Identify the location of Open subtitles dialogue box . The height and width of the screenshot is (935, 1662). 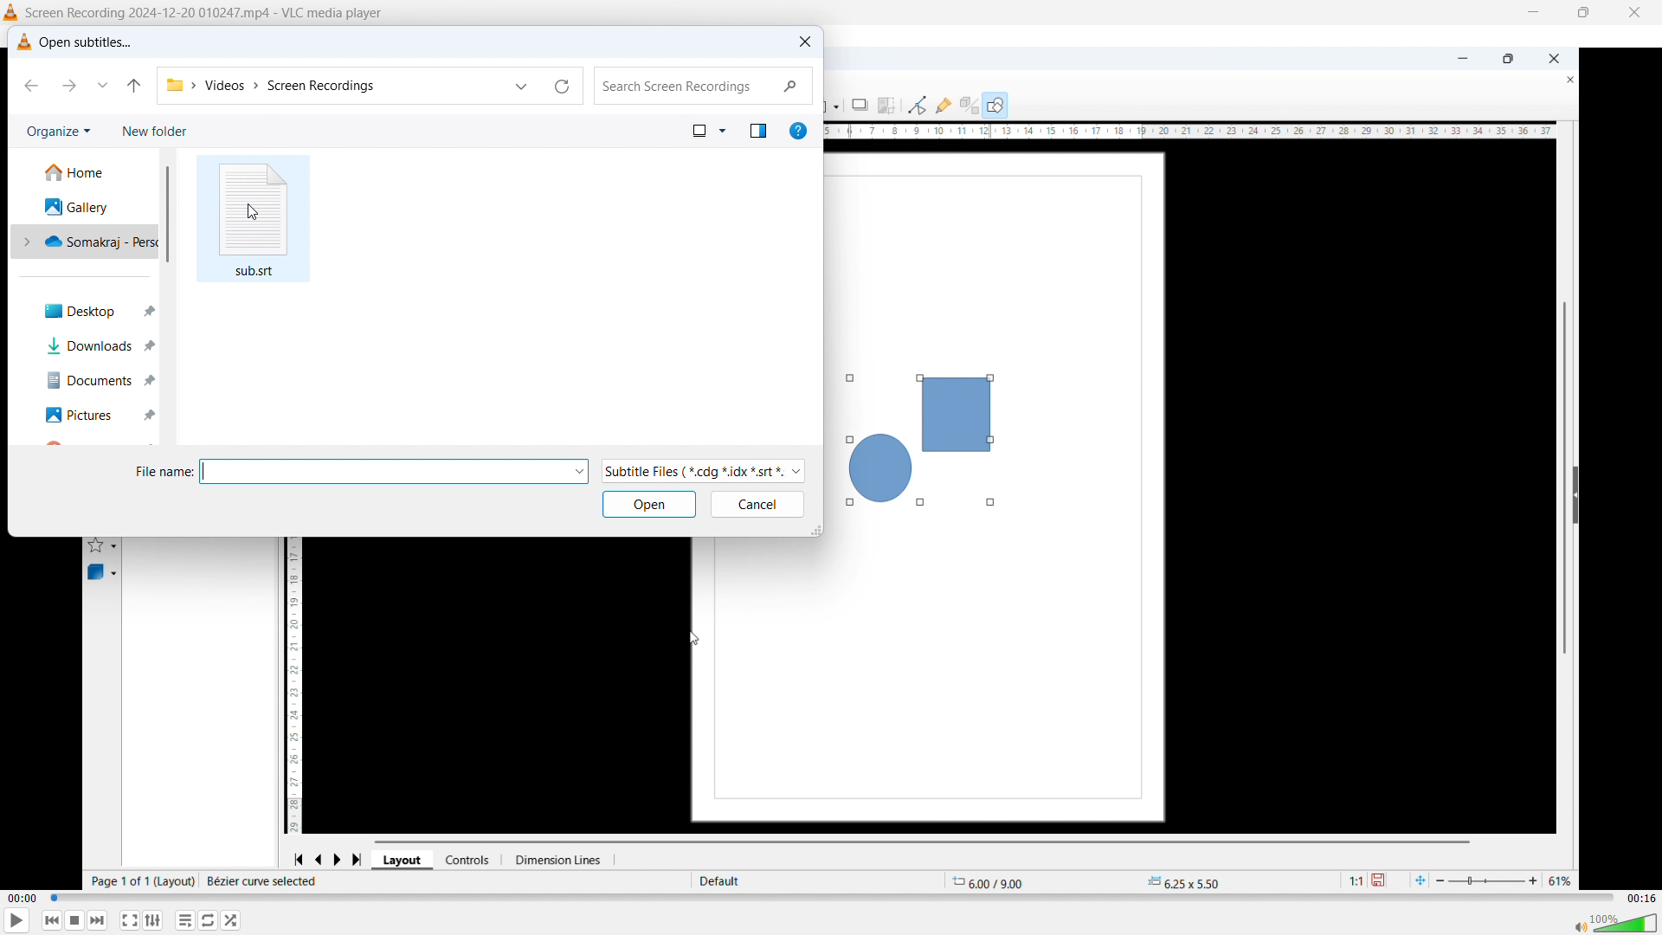
(87, 41).